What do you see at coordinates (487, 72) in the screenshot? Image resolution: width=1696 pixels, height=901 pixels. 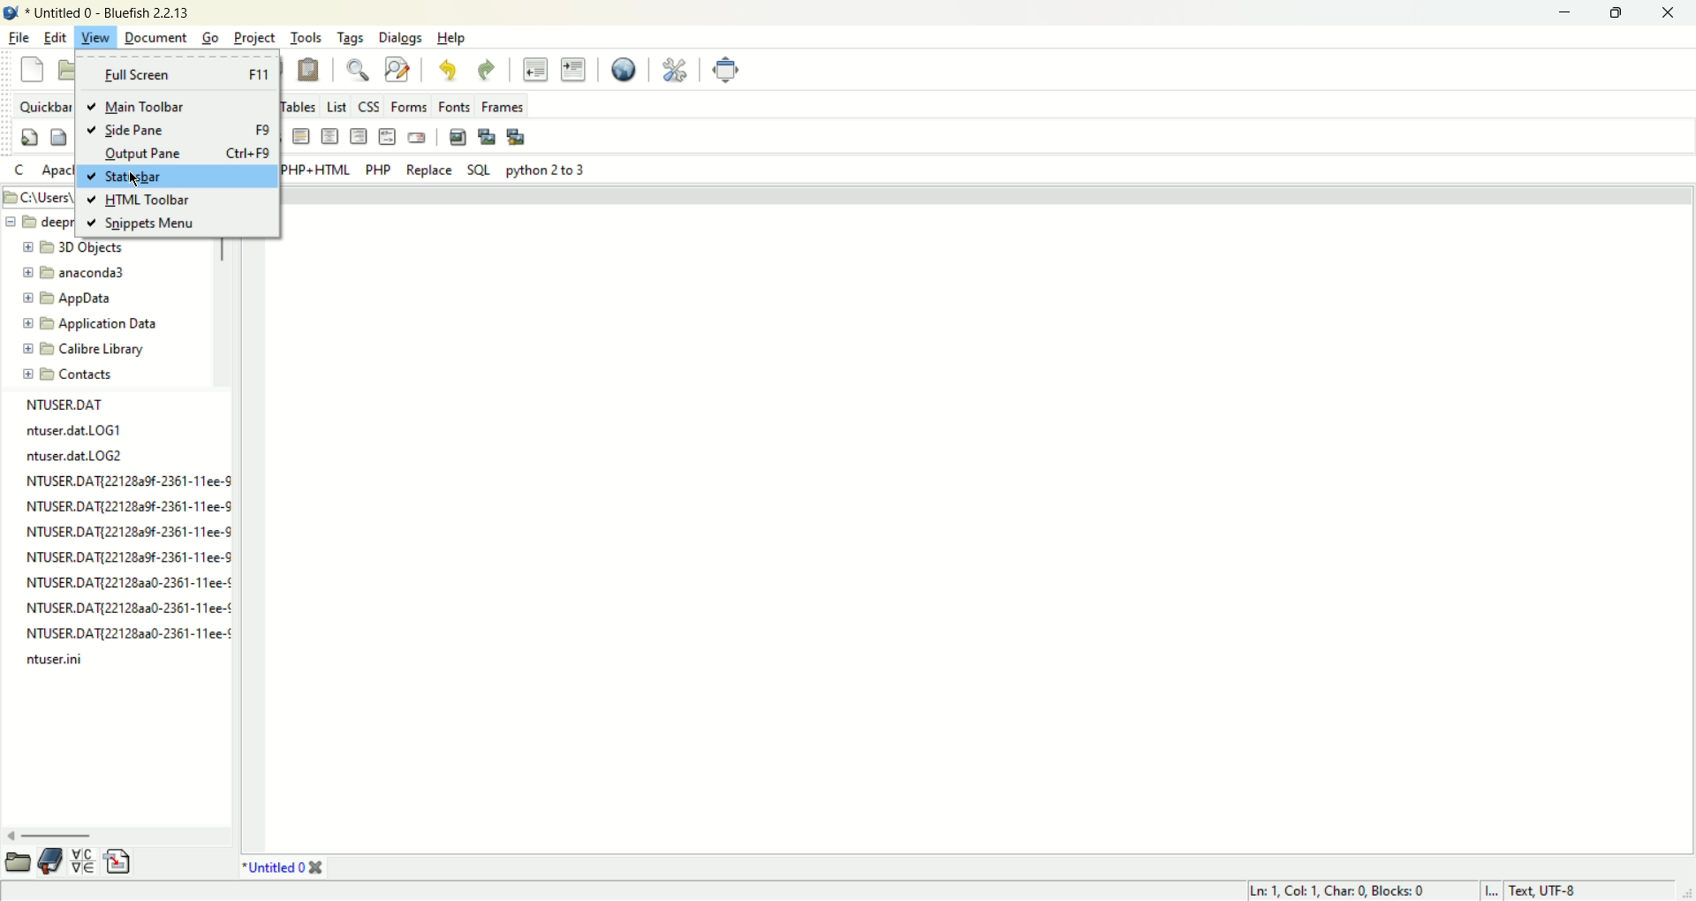 I see `redo` at bounding box center [487, 72].